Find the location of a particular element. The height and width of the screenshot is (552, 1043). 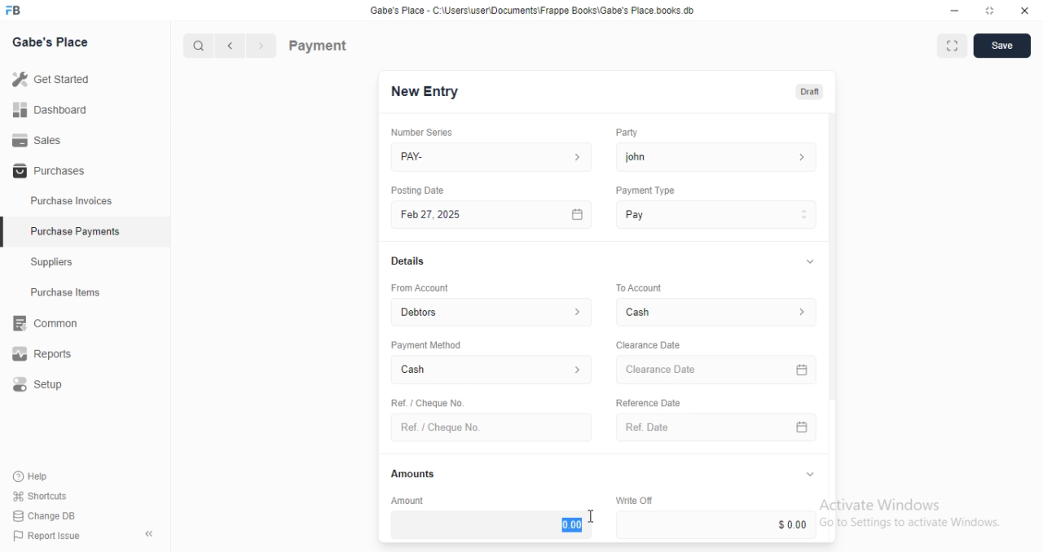

0.00 is located at coordinates (491, 524).